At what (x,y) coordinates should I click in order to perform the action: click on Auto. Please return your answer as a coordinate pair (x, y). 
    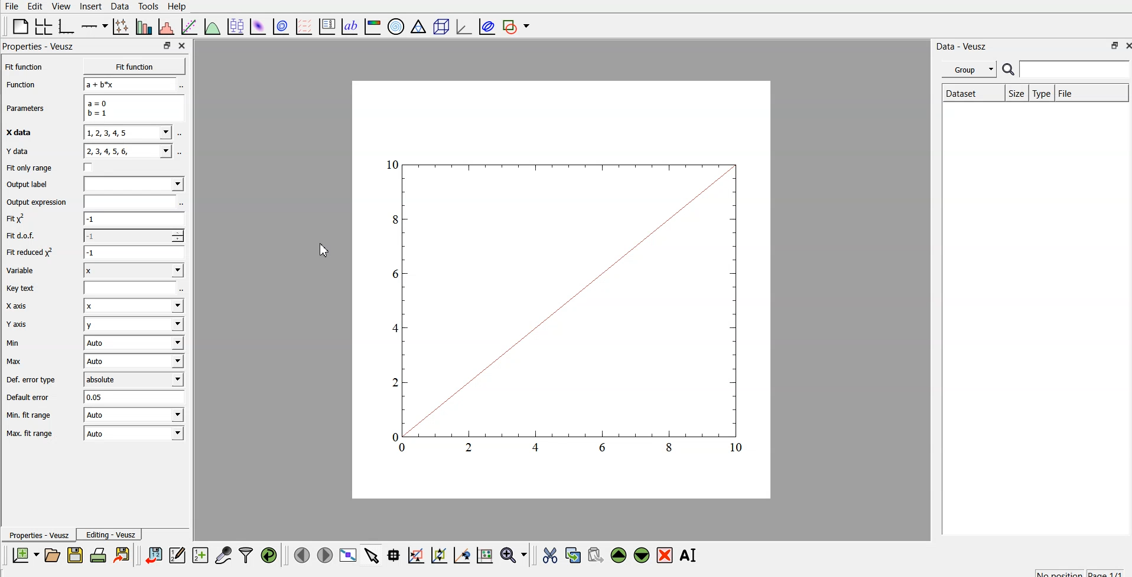
    Looking at the image, I should click on (135, 362).